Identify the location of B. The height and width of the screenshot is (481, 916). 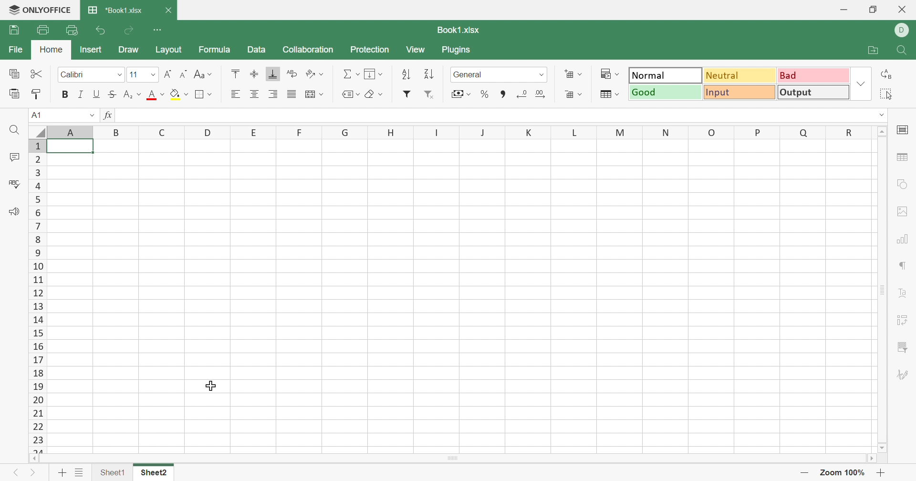
(114, 132).